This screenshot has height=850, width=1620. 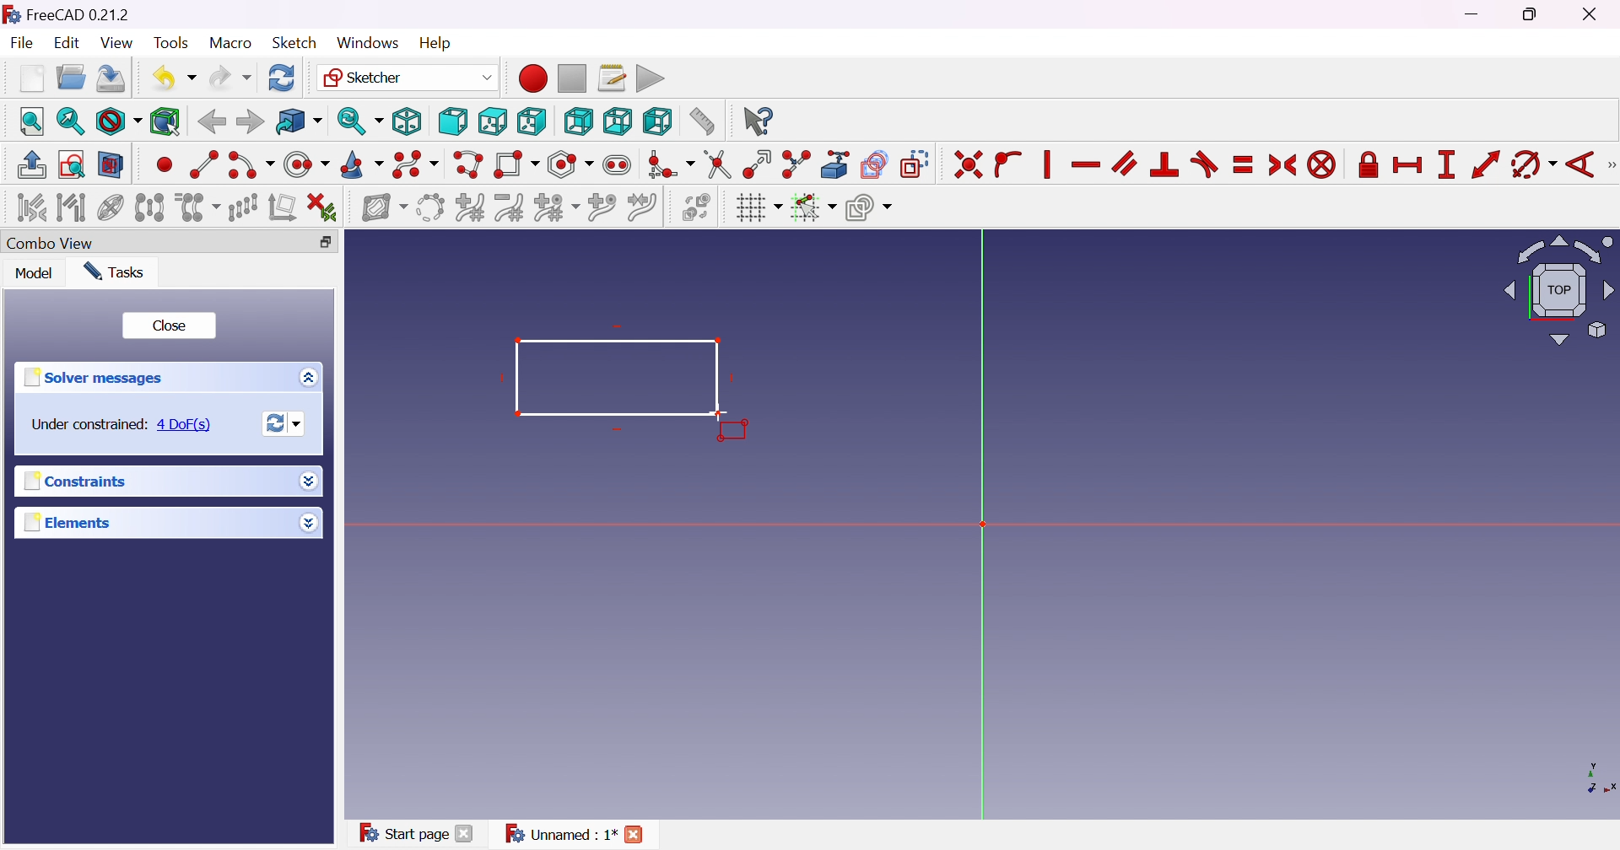 I want to click on Sketch, so click(x=294, y=42).